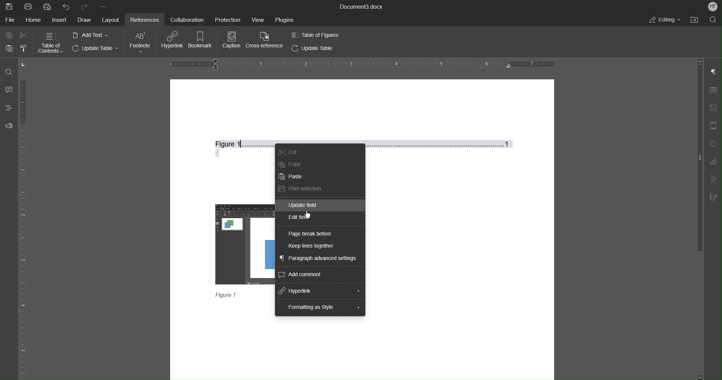 The width and height of the screenshot is (722, 380). What do you see at coordinates (110, 20) in the screenshot?
I see `Layout` at bounding box center [110, 20].